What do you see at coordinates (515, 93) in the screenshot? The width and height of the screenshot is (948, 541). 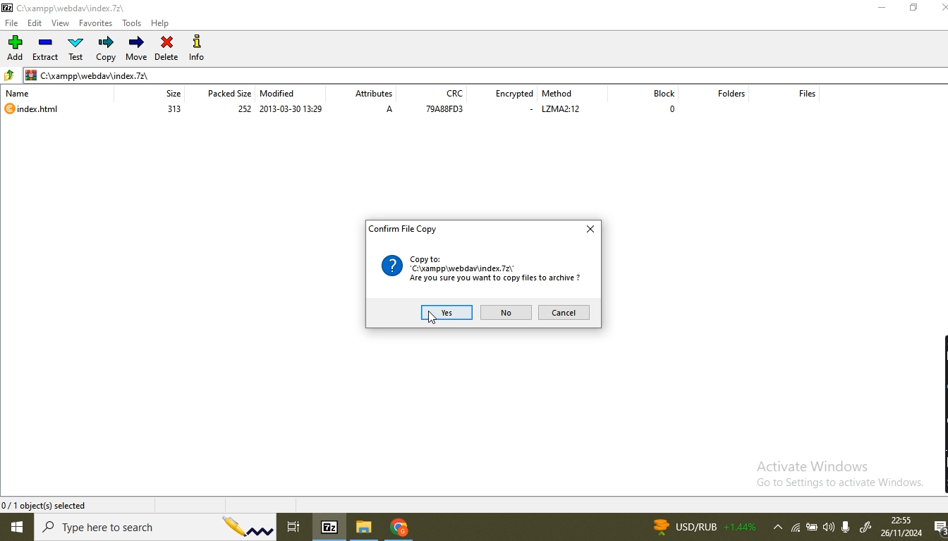 I see `encrypted` at bounding box center [515, 93].